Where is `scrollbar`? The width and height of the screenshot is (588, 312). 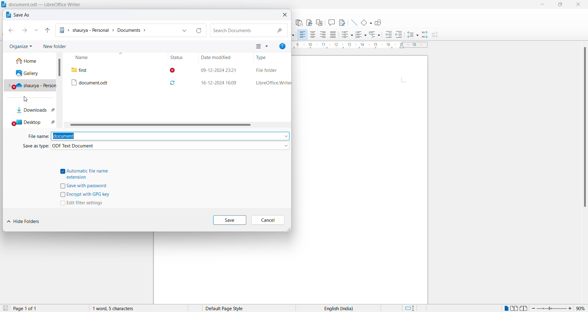 scrollbar is located at coordinates (159, 126).